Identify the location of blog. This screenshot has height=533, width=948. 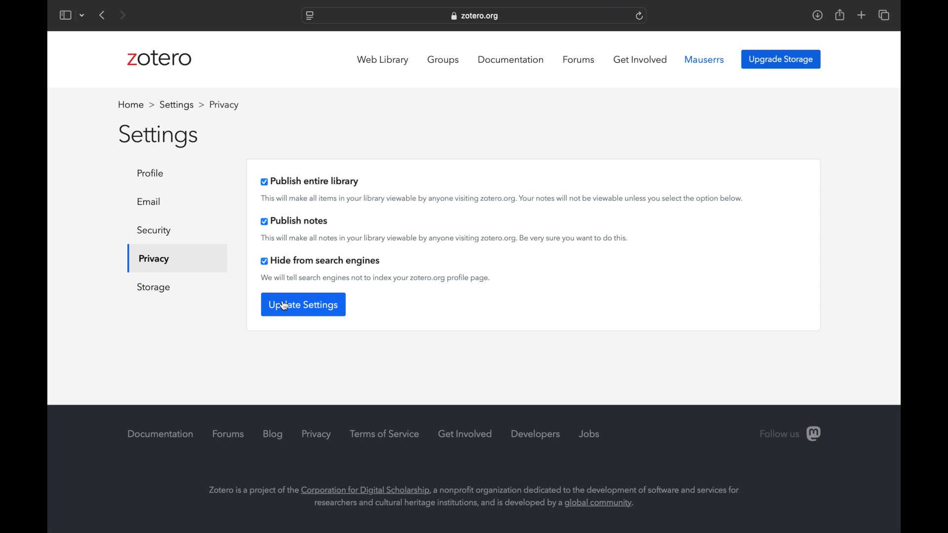
(273, 434).